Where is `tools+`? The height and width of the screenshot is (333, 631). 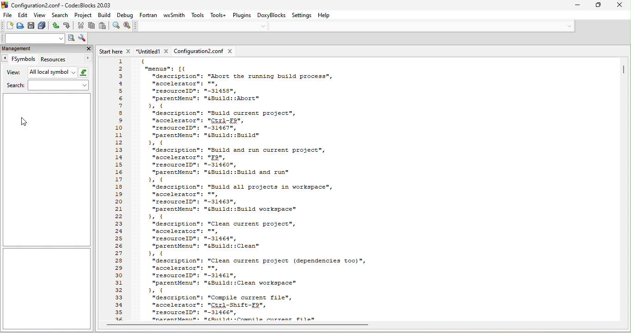 tools+ is located at coordinates (218, 16).